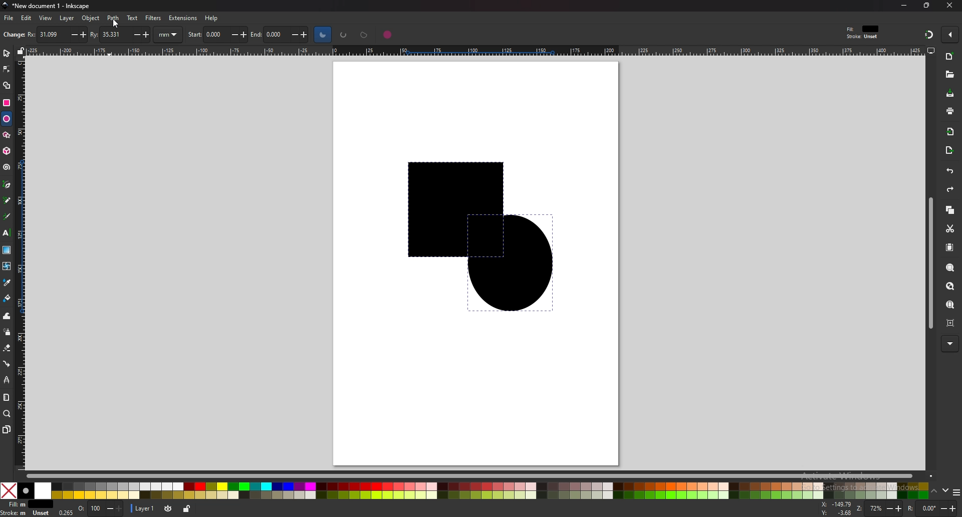 The width and height of the screenshot is (962, 517). Describe the element at coordinates (951, 323) in the screenshot. I see `zoom center` at that location.